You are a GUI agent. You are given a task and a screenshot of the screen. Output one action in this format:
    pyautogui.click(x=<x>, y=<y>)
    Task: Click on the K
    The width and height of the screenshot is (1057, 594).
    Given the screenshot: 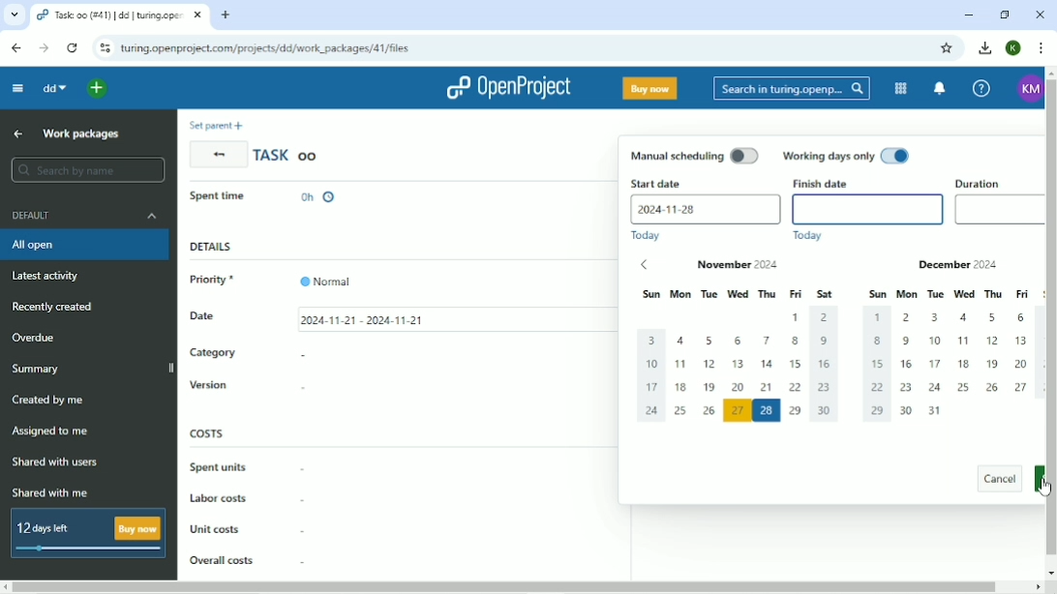 What is the action you would take?
    pyautogui.click(x=1013, y=48)
    